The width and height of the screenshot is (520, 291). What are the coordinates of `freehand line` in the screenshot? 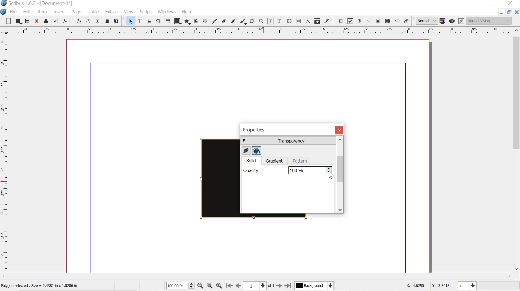 It's located at (233, 21).